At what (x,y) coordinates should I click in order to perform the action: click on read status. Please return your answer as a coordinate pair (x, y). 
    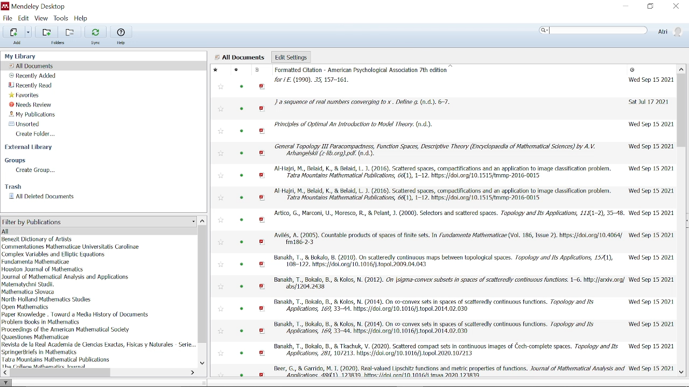
    Looking at the image, I should click on (243, 87).